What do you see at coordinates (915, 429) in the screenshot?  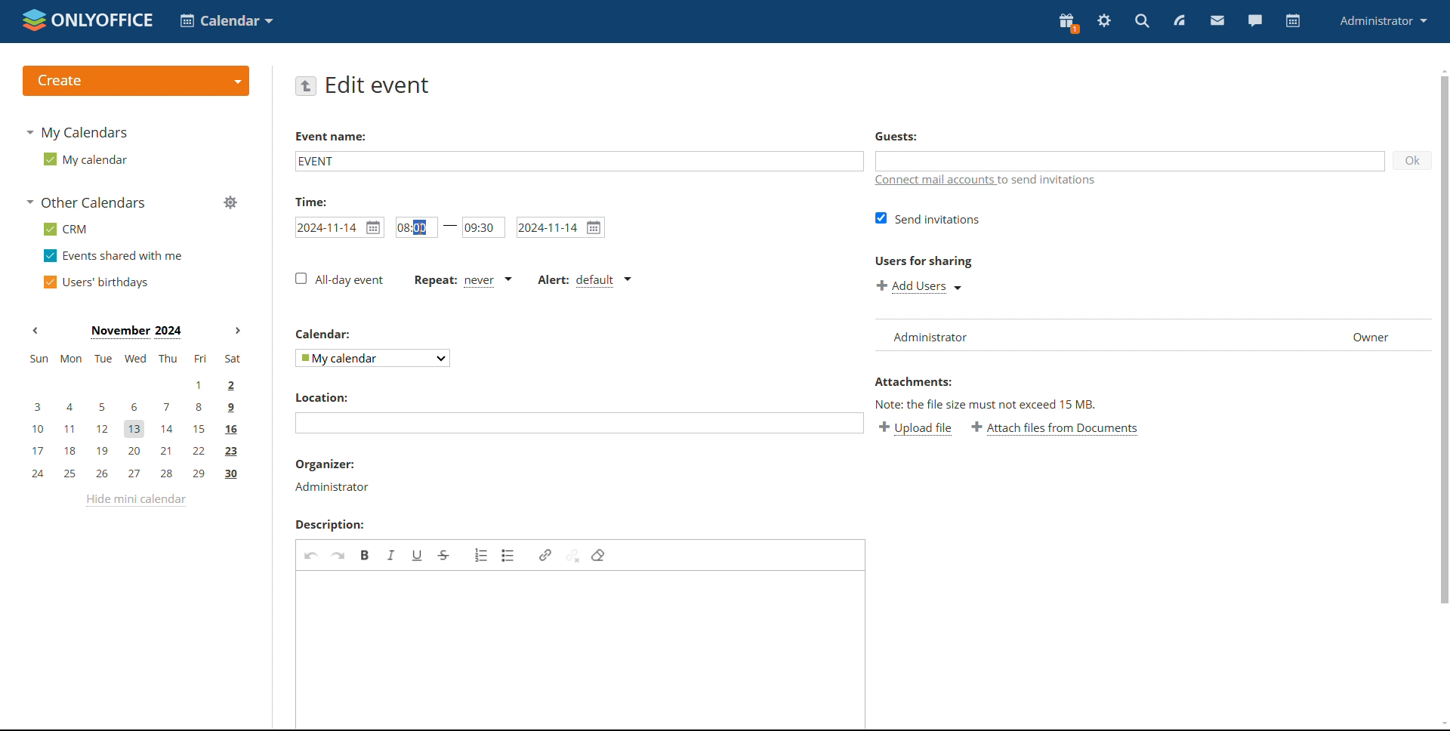 I see `upload file` at bounding box center [915, 429].